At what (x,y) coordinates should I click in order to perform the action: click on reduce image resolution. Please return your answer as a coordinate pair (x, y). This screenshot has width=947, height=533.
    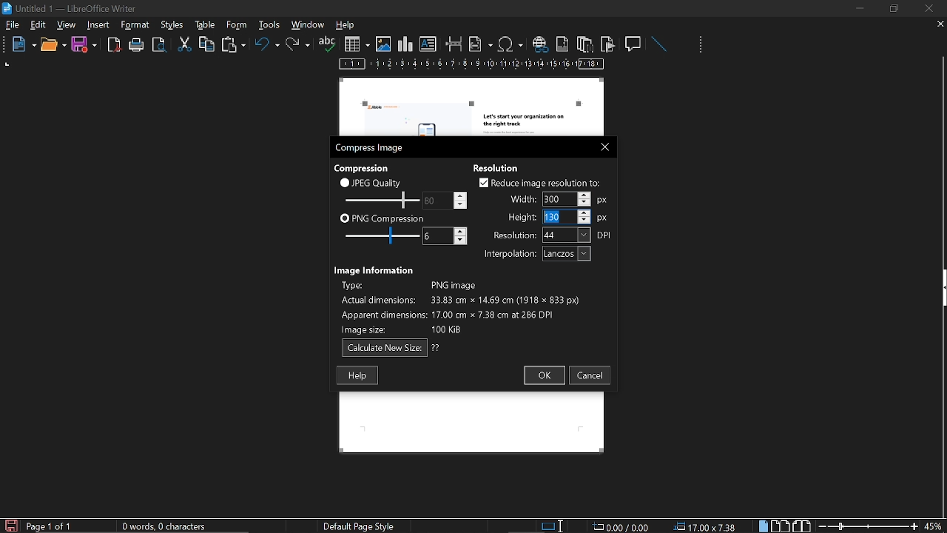
    Looking at the image, I should click on (540, 182).